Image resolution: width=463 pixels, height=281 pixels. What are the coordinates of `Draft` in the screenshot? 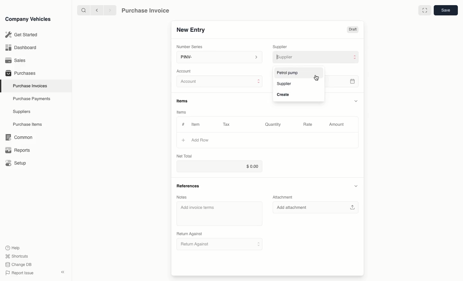 It's located at (352, 29).